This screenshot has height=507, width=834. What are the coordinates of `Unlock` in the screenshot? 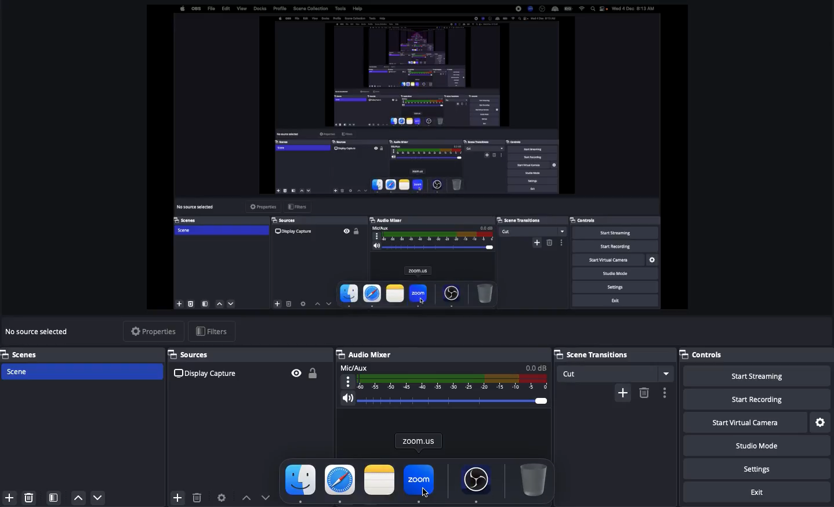 It's located at (316, 371).